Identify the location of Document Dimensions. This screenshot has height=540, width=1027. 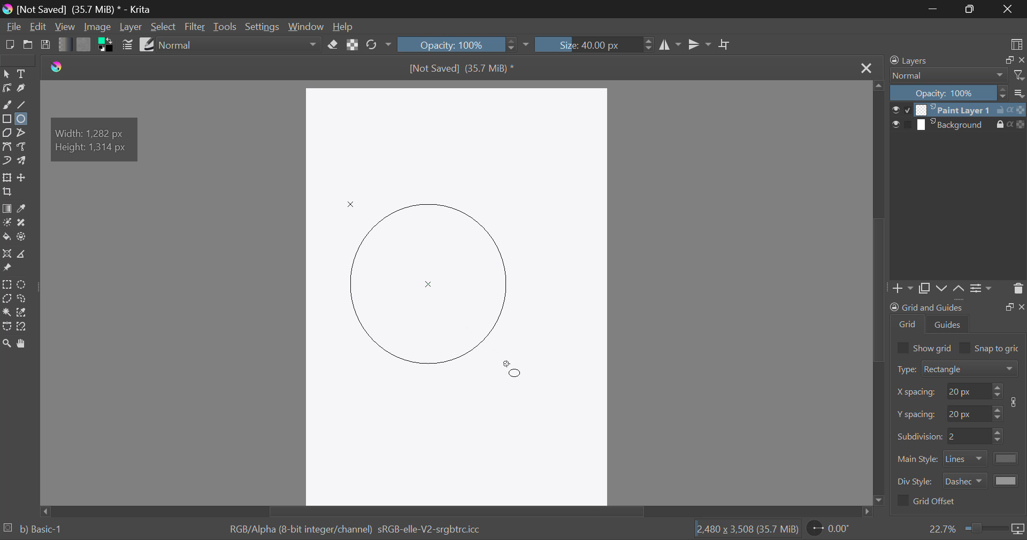
(745, 530).